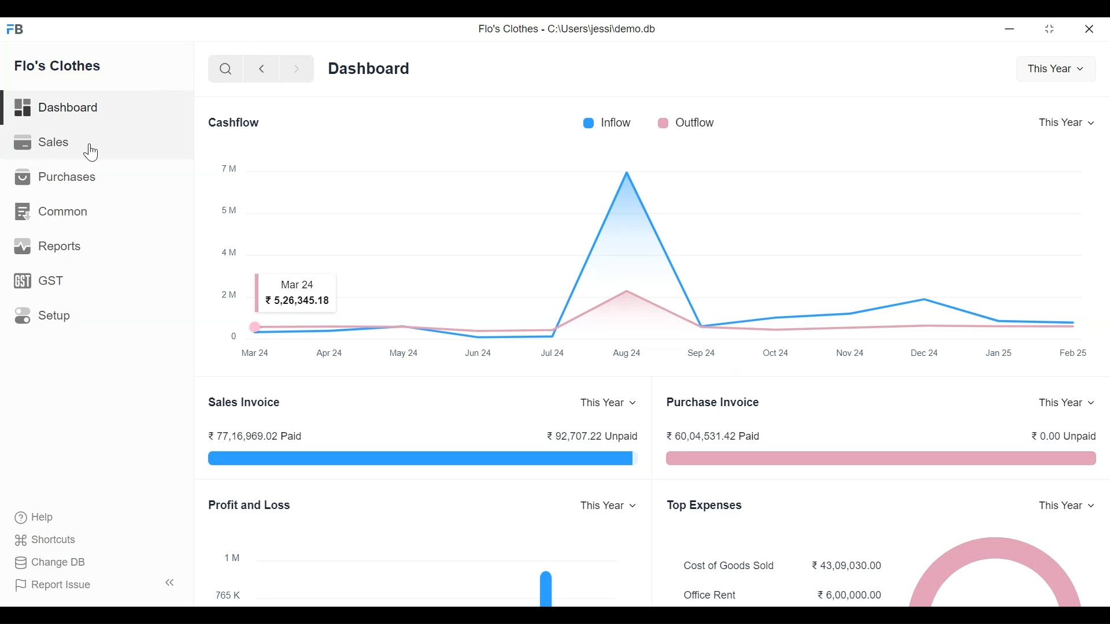 Image resolution: width=1110 pixels, height=624 pixels. What do you see at coordinates (445, 578) in the screenshot?
I see `Profit and loss visual representation of Flo's Clothes yearly` at bounding box center [445, 578].